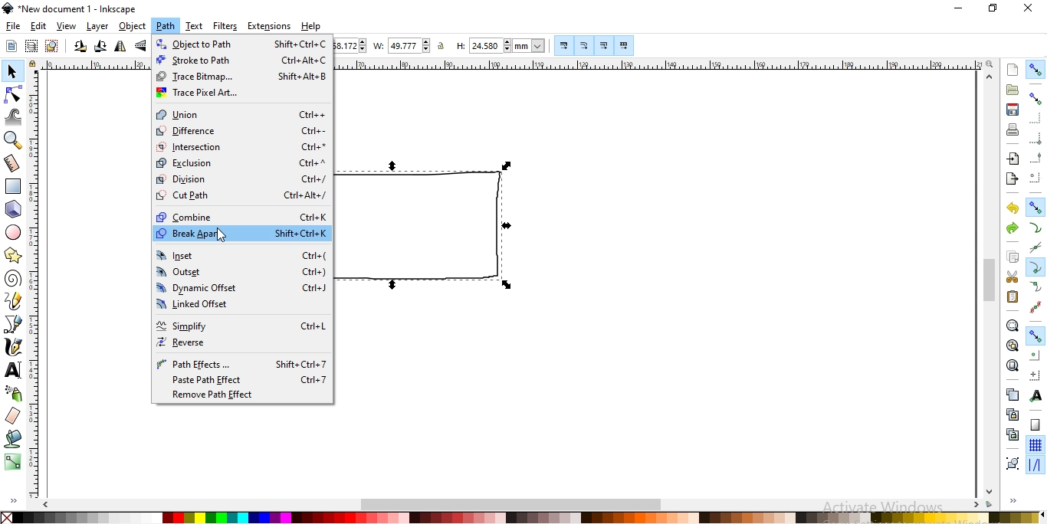  What do you see at coordinates (959, 9) in the screenshot?
I see `minimize` at bounding box center [959, 9].